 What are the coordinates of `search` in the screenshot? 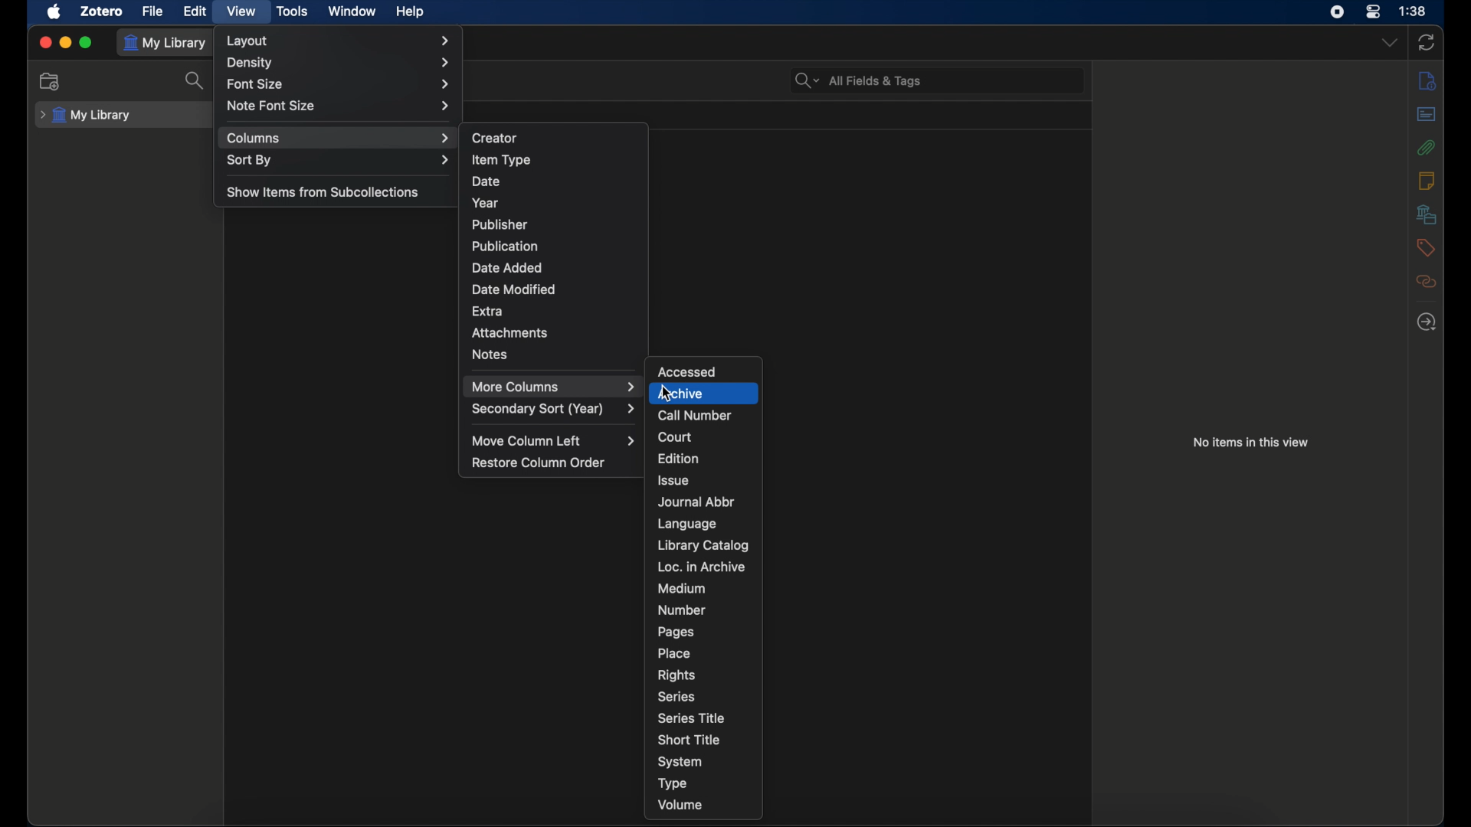 It's located at (196, 80).